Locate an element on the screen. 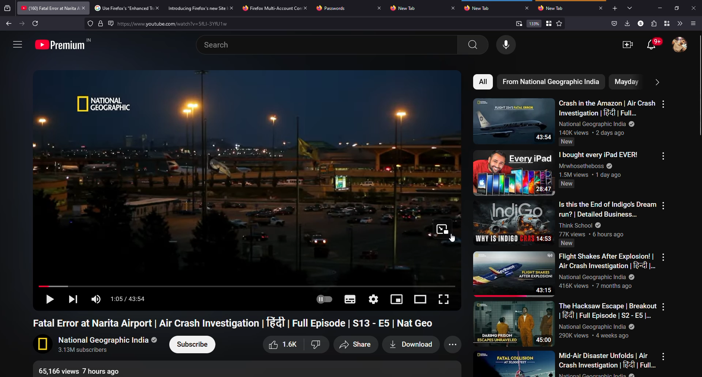 The image size is (702, 377). Indicates content is new is located at coordinates (567, 142).